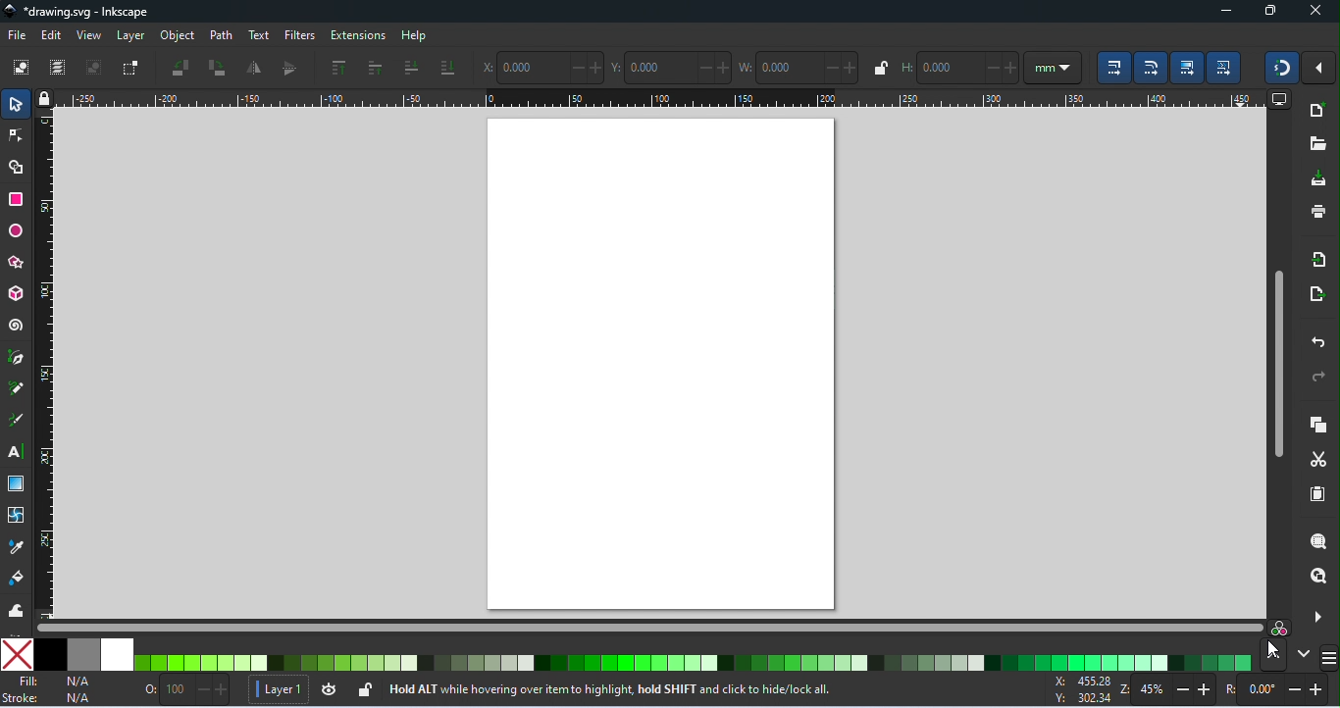 The height and width of the screenshot is (708, 1340). Describe the element at coordinates (129, 36) in the screenshot. I see `layer` at that location.